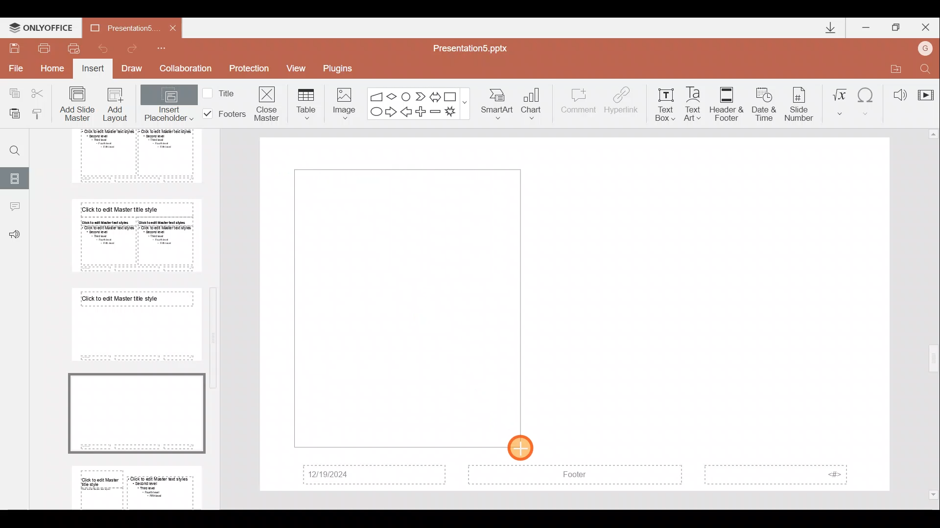 Image resolution: width=940 pixels, height=528 pixels. Describe the element at coordinates (16, 177) in the screenshot. I see `Slides` at that location.